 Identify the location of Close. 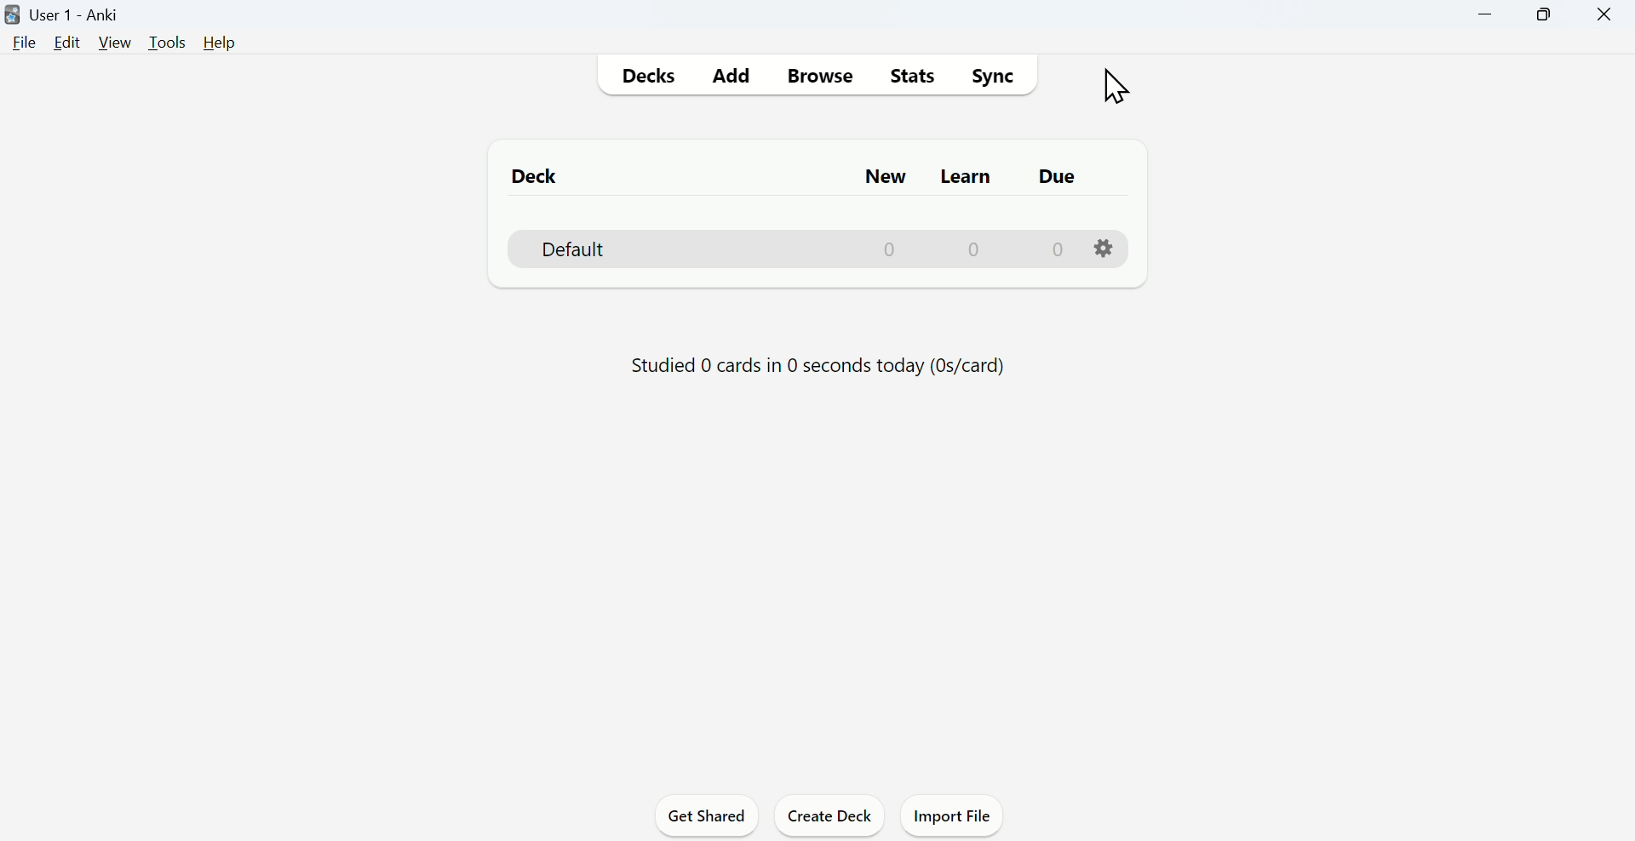
(1607, 17).